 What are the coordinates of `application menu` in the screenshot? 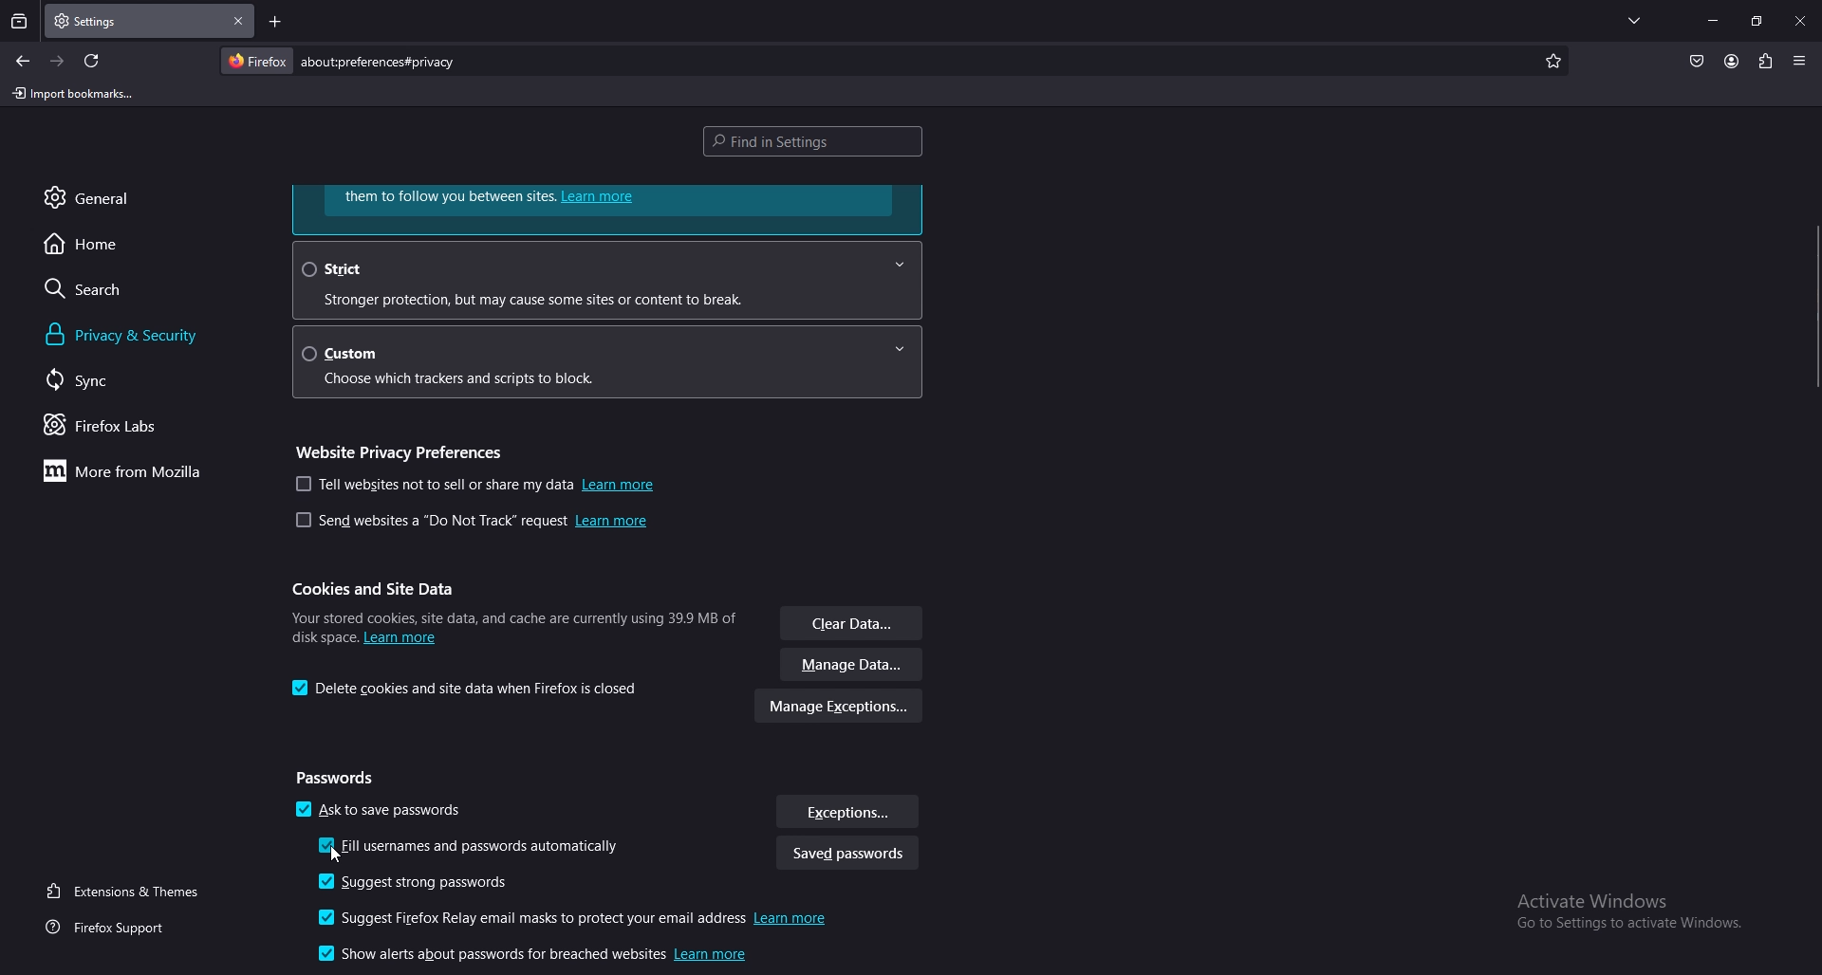 It's located at (1800, 59).